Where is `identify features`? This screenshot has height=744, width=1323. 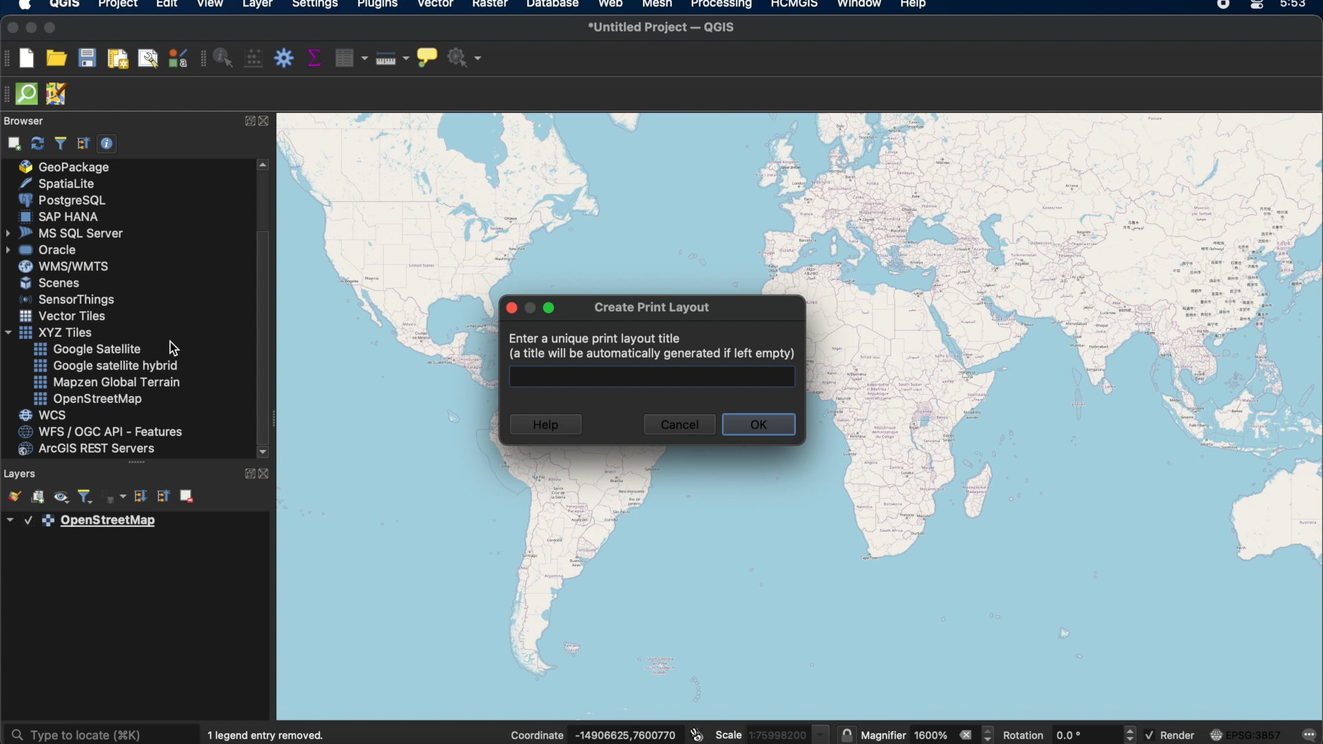
identify features is located at coordinates (224, 56).